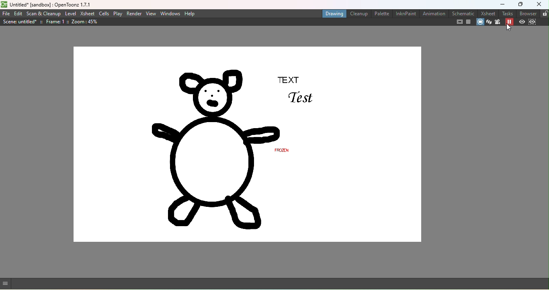  Describe the element at coordinates (6, 13) in the screenshot. I see `File` at that location.